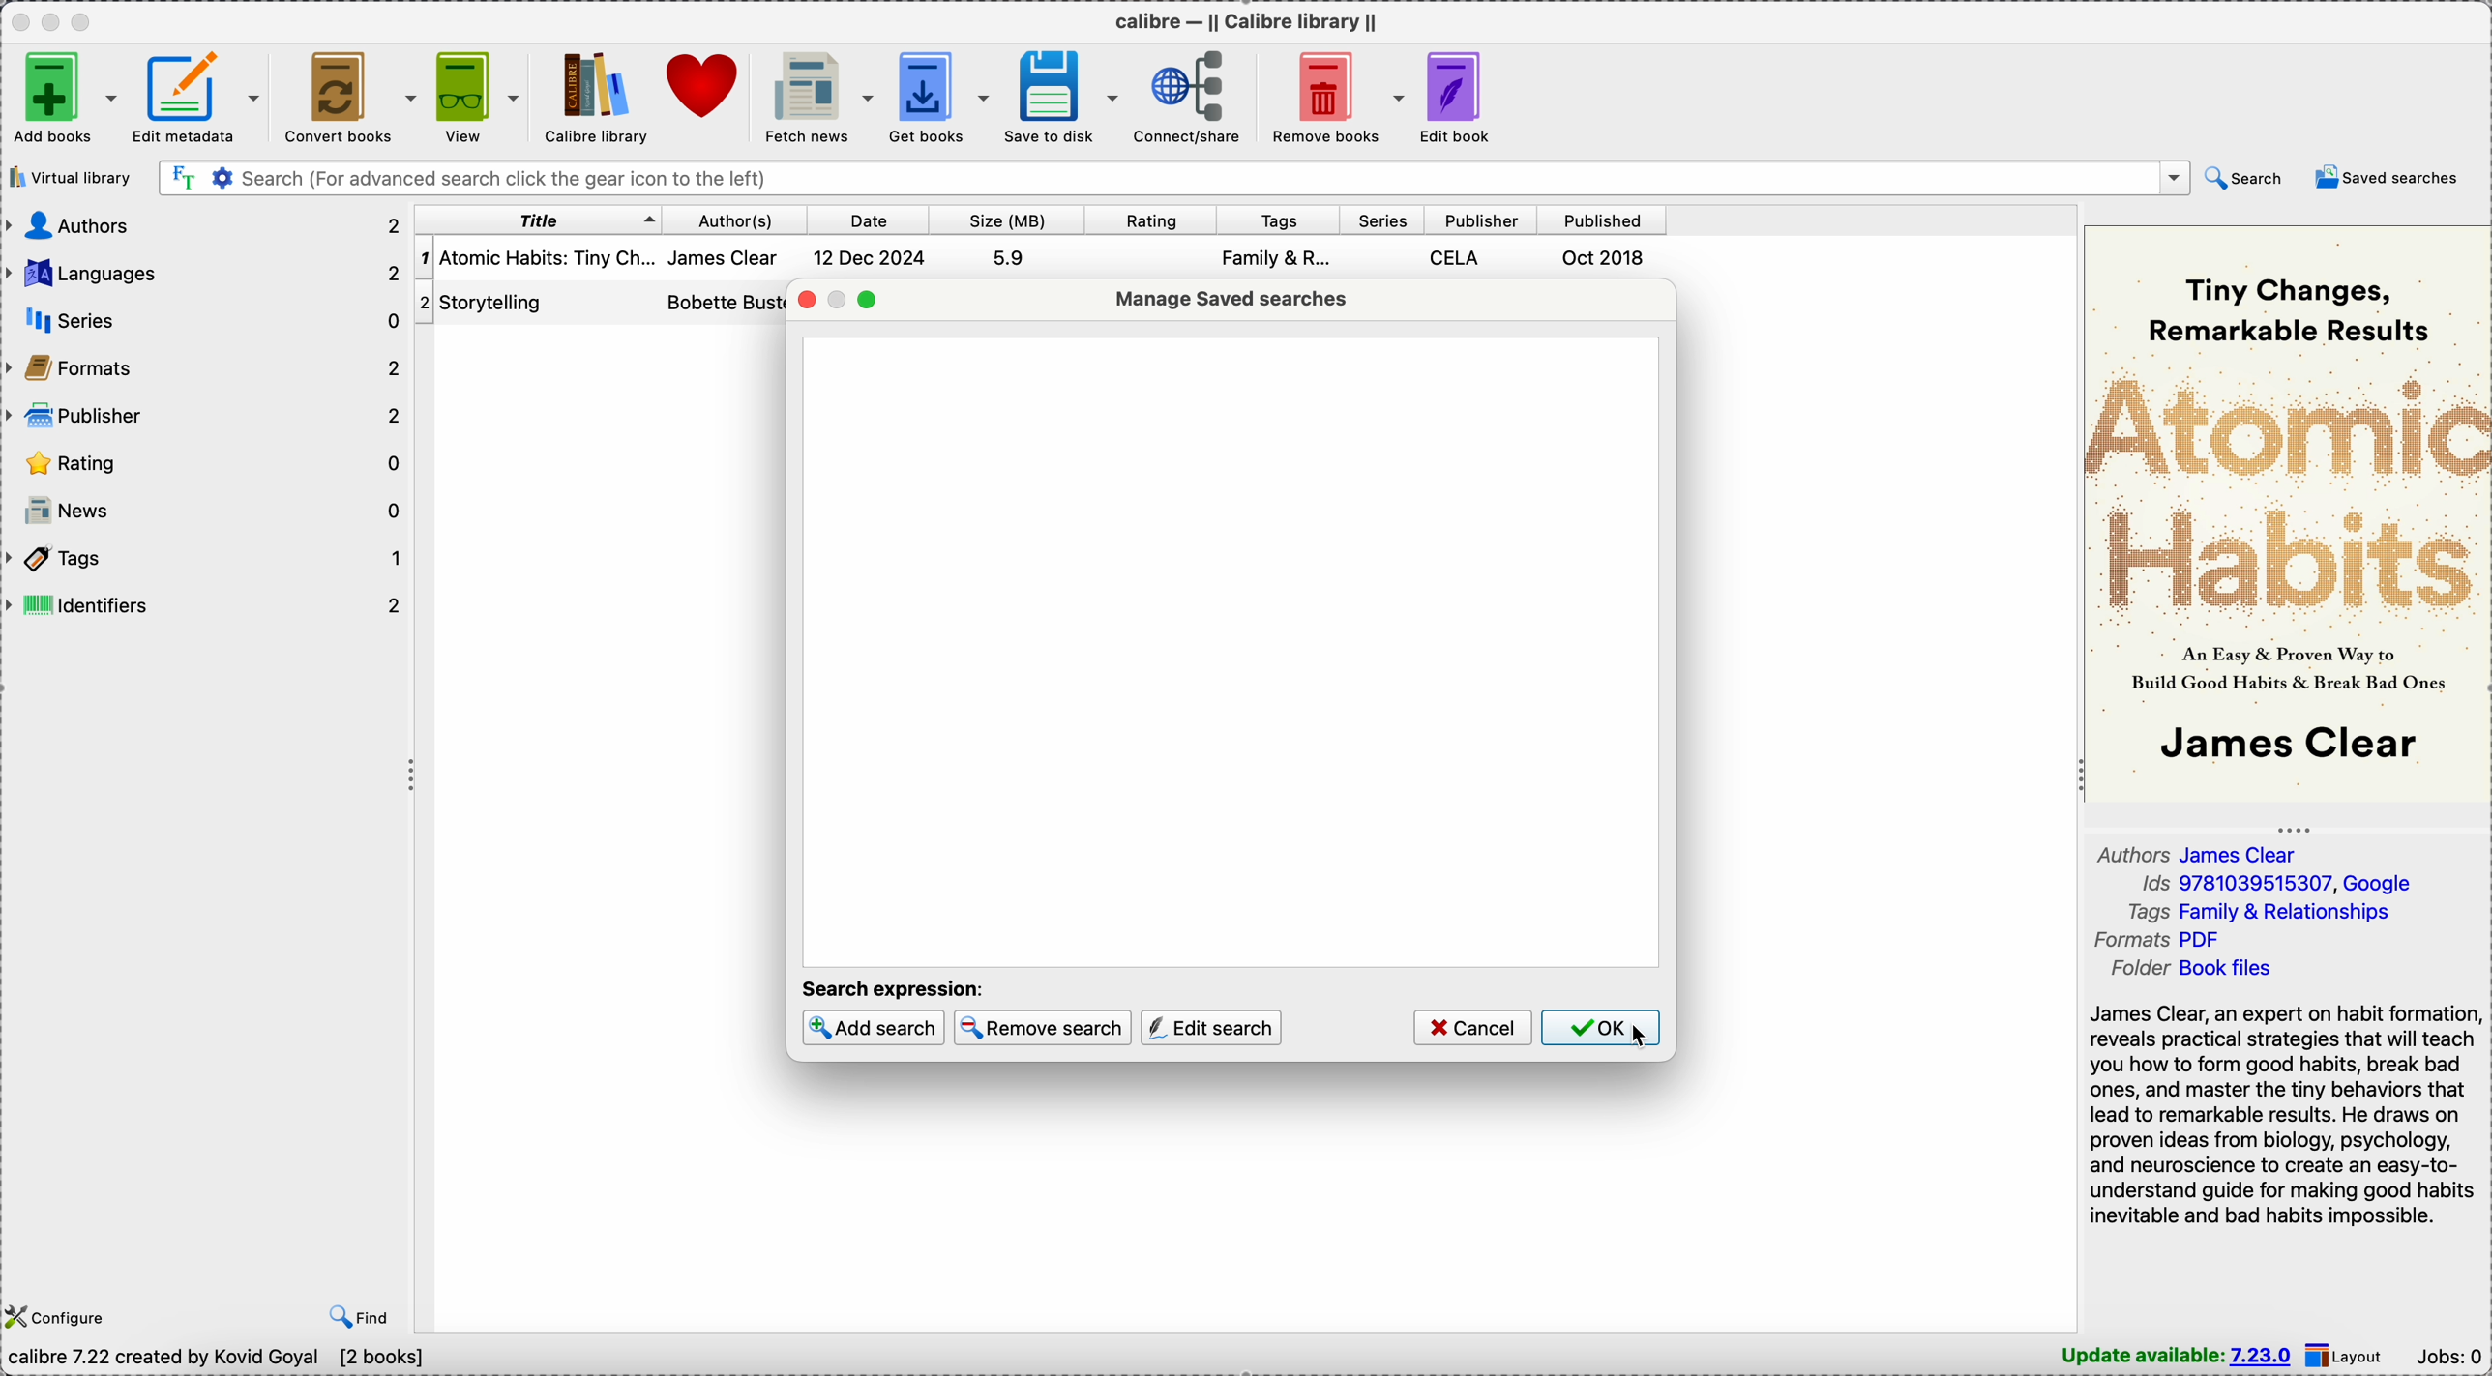 This screenshot has width=2492, height=1376. I want to click on drag handle, so click(411, 777).